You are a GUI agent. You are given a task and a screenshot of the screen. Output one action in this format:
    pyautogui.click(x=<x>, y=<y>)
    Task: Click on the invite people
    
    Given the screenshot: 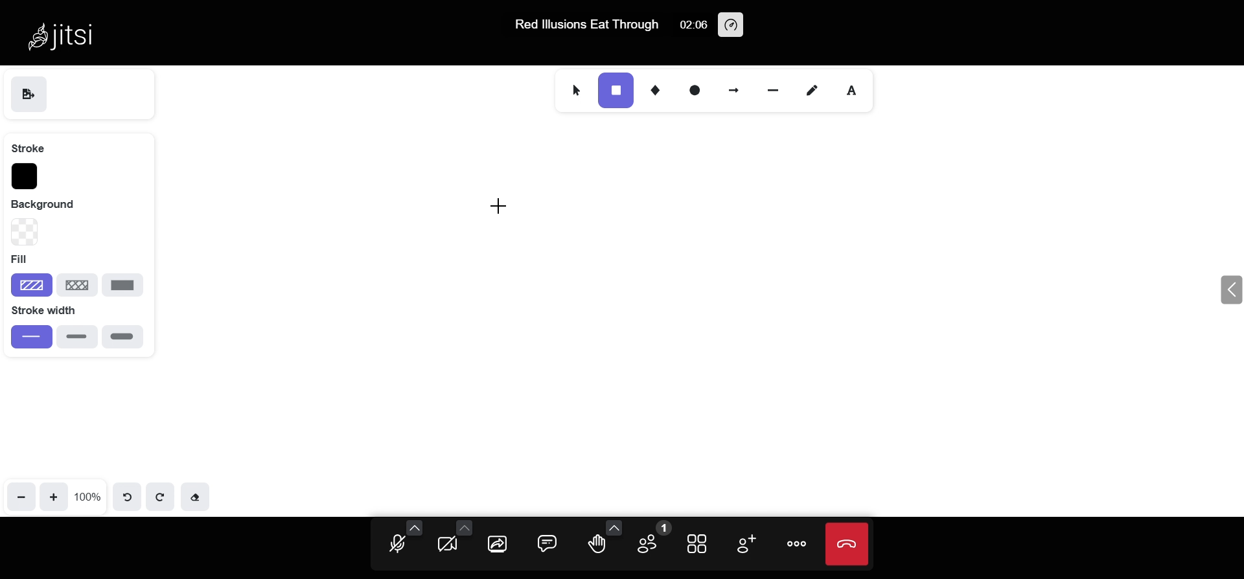 What is the action you would take?
    pyautogui.click(x=744, y=544)
    